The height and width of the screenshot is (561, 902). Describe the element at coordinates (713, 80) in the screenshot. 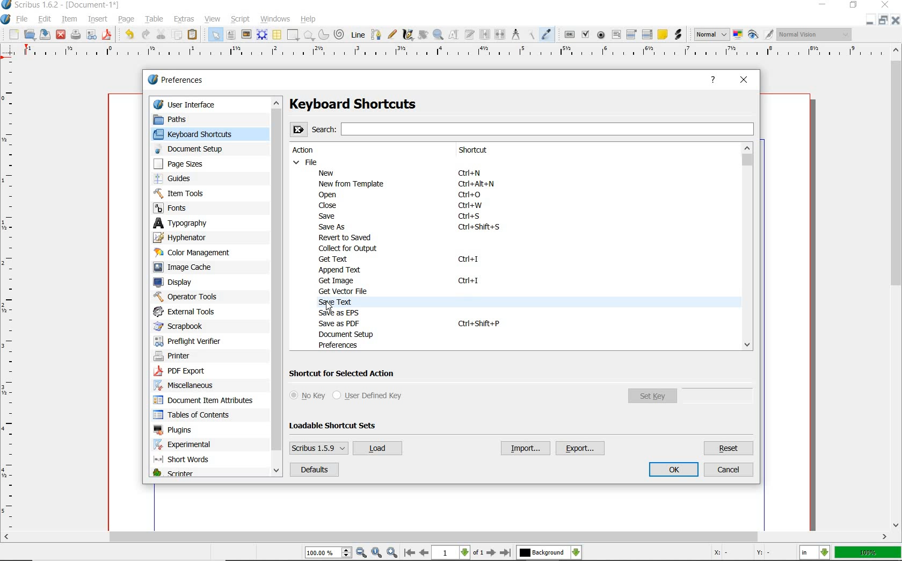

I see `help` at that location.